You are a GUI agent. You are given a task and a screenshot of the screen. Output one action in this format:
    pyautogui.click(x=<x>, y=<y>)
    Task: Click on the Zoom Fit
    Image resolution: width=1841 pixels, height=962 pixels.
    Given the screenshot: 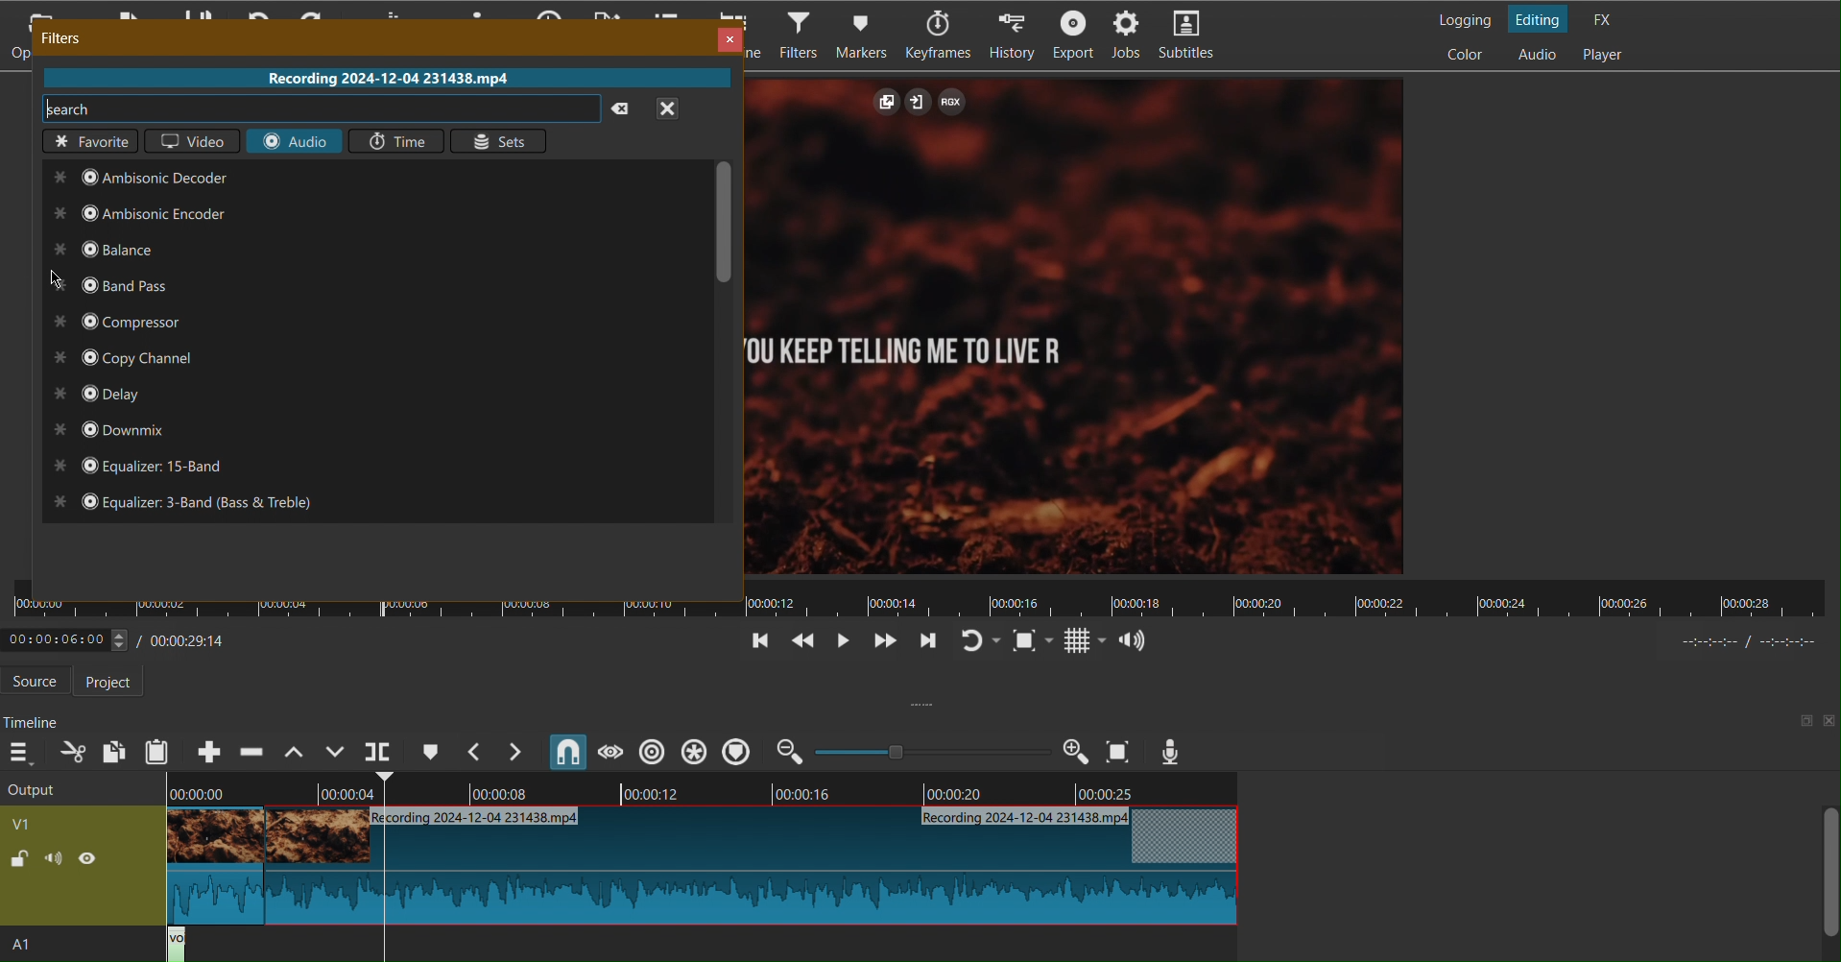 What is the action you would take?
    pyautogui.click(x=1034, y=640)
    